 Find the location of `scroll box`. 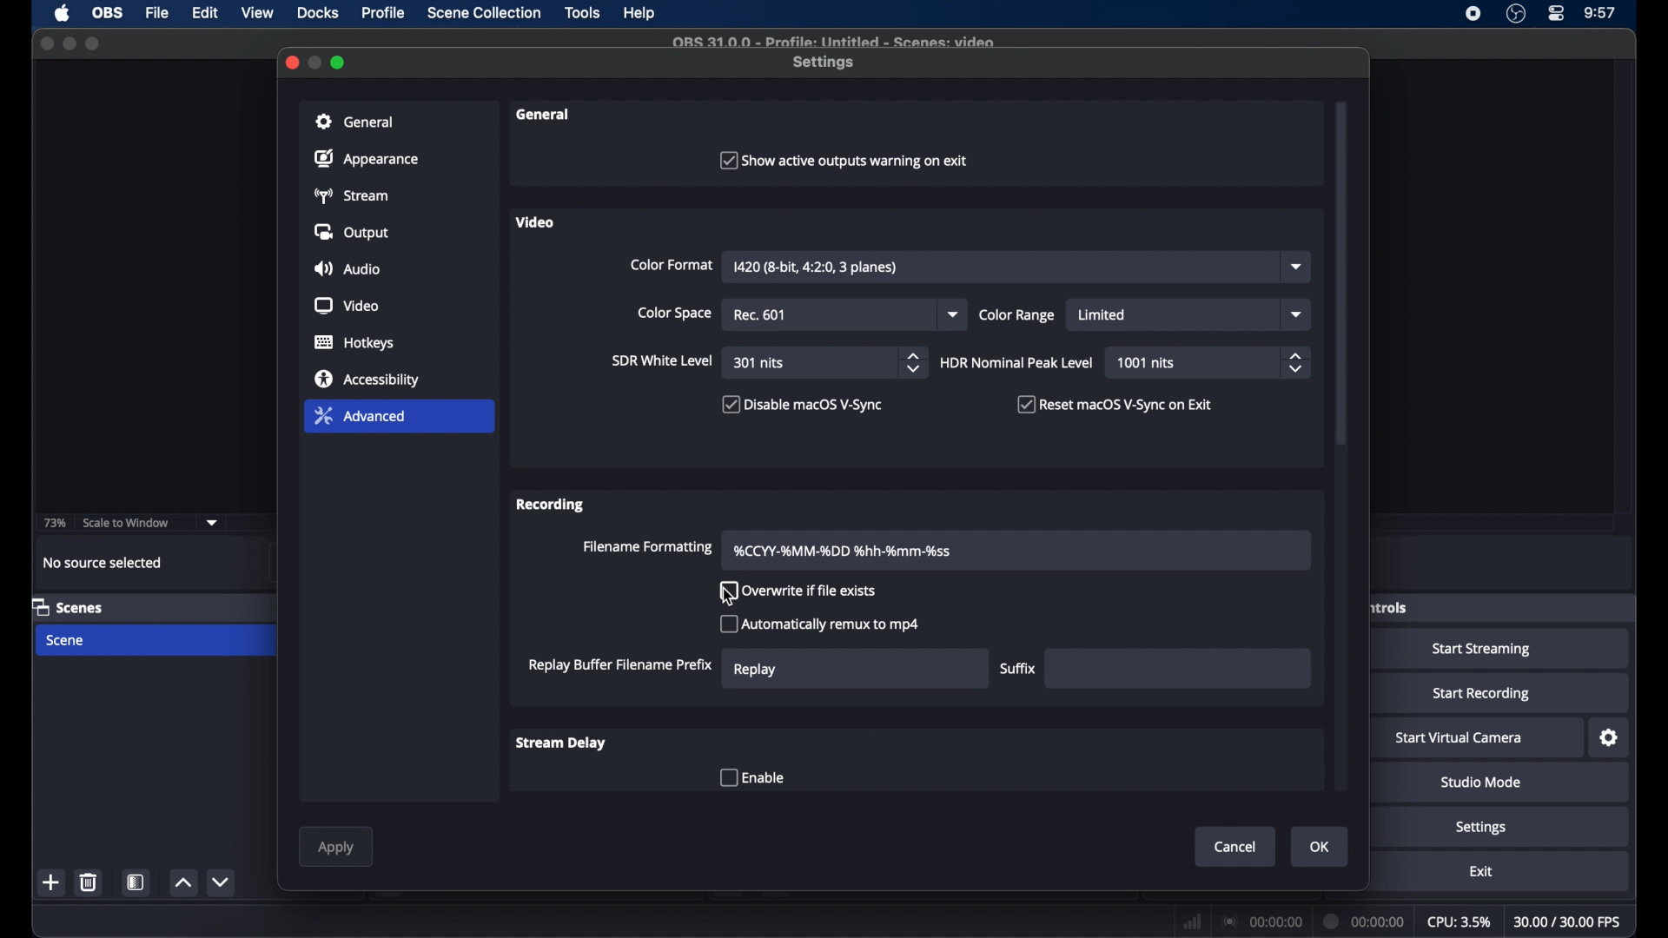

scroll box is located at coordinates (1341, 275).